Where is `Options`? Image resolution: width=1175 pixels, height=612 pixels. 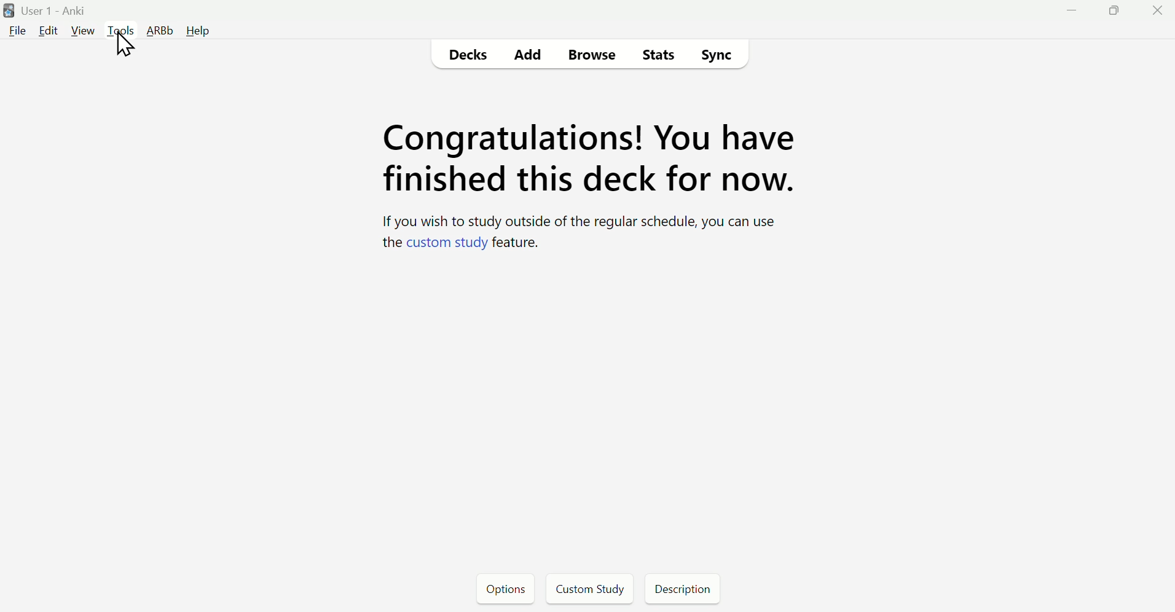 Options is located at coordinates (506, 589).